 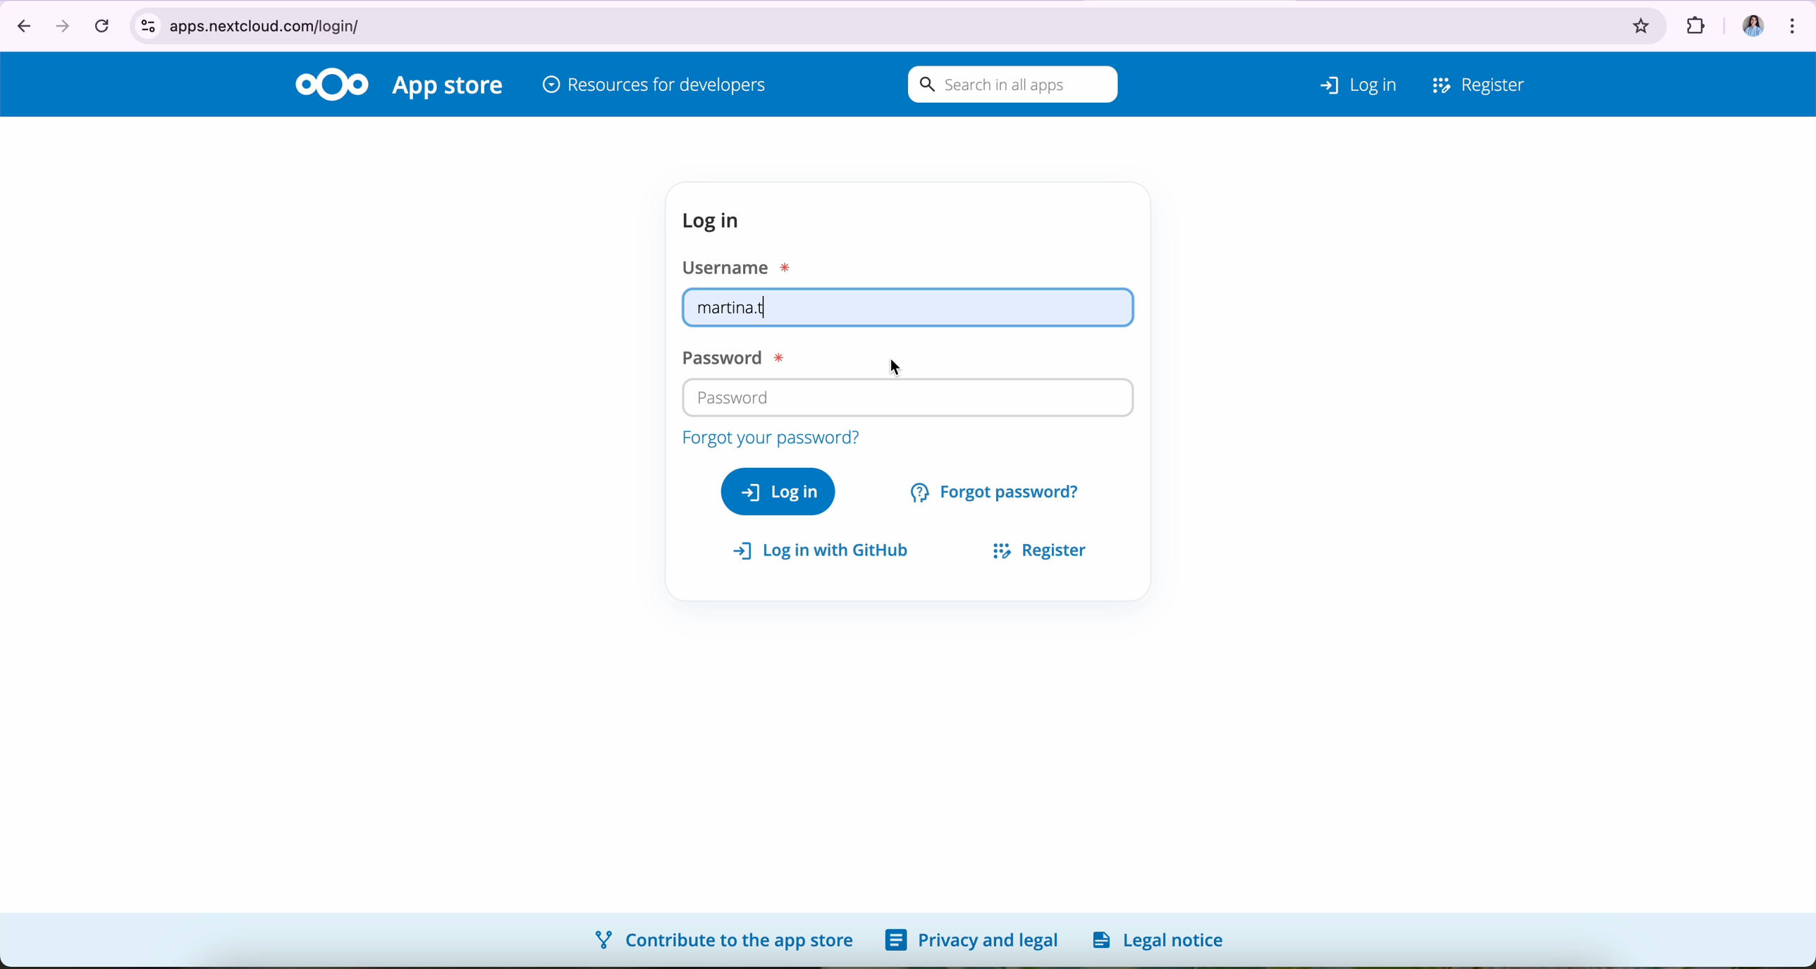 I want to click on cursor, so click(x=899, y=368).